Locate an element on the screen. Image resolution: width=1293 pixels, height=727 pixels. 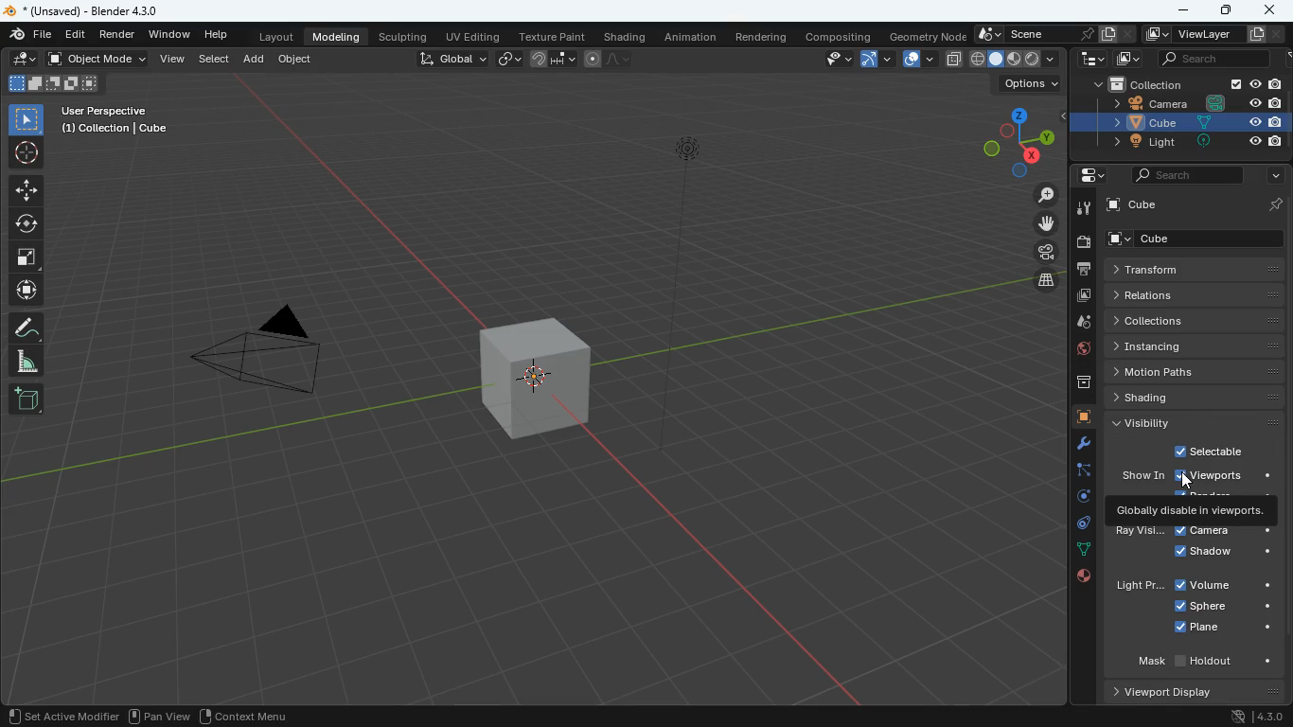
twist is located at coordinates (27, 225).